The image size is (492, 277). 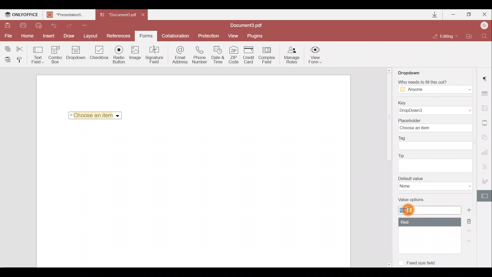 What do you see at coordinates (446, 37) in the screenshot?
I see `Editing mode` at bounding box center [446, 37].